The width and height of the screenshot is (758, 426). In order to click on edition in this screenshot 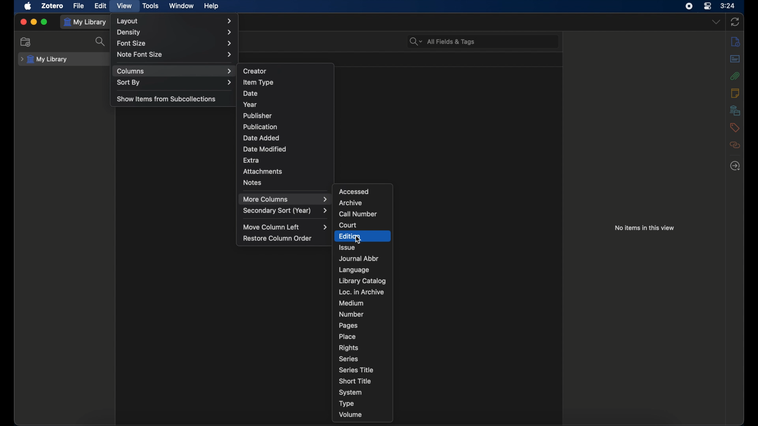, I will do `click(361, 237)`.